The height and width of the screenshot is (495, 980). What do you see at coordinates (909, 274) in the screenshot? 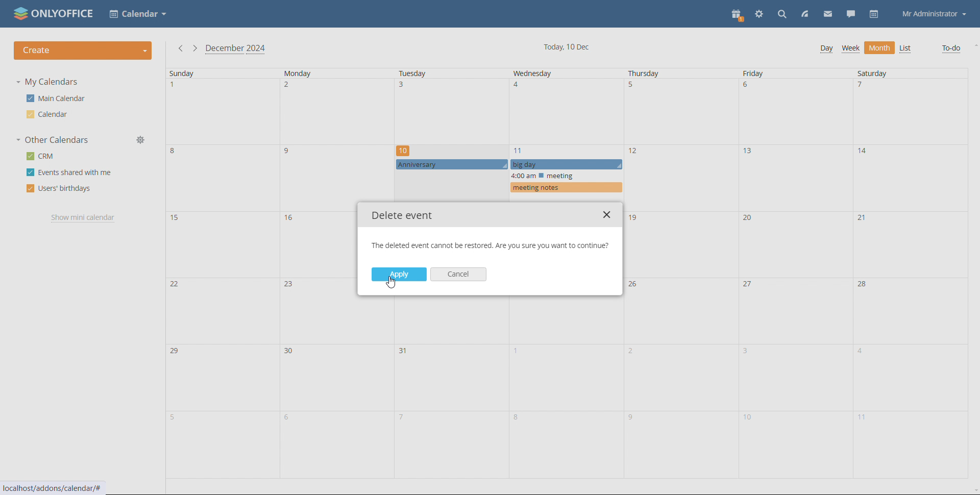
I see `saturday` at bounding box center [909, 274].